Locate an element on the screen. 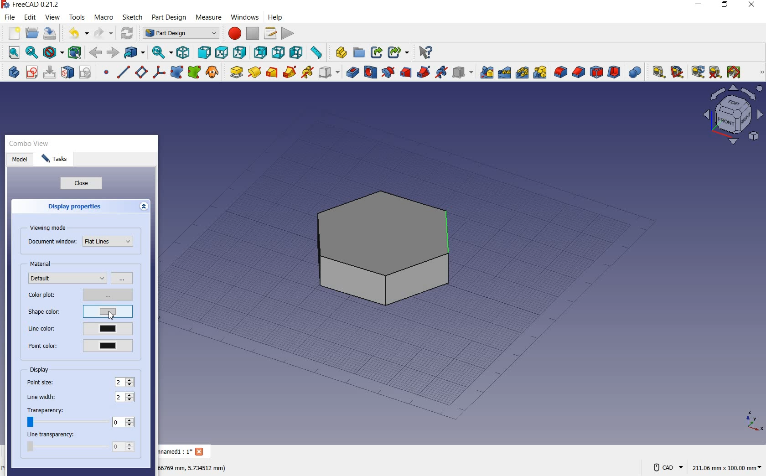 Image resolution: width=766 pixels, height=476 pixels. FreeCAD 0.21.2 (Application name) is located at coordinates (31, 5).